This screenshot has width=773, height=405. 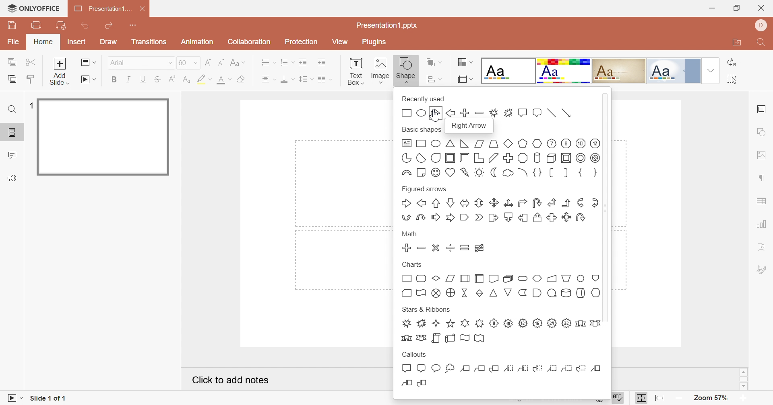 What do you see at coordinates (304, 62) in the screenshot?
I see `Decrease indent` at bounding box center [304, 62].